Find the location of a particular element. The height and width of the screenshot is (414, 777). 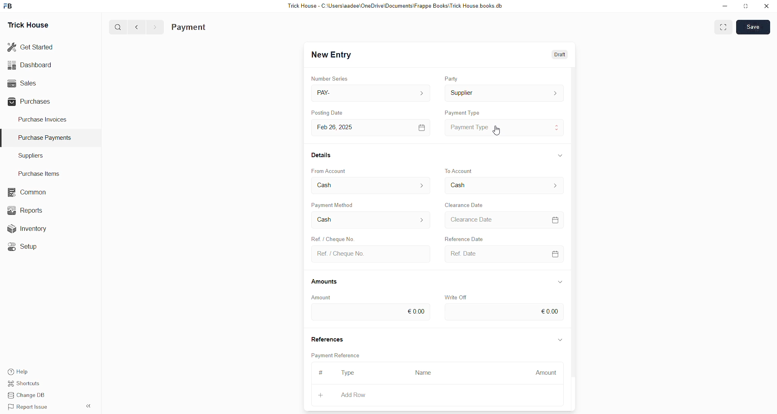

Cash is located at coordinates (369, 221).